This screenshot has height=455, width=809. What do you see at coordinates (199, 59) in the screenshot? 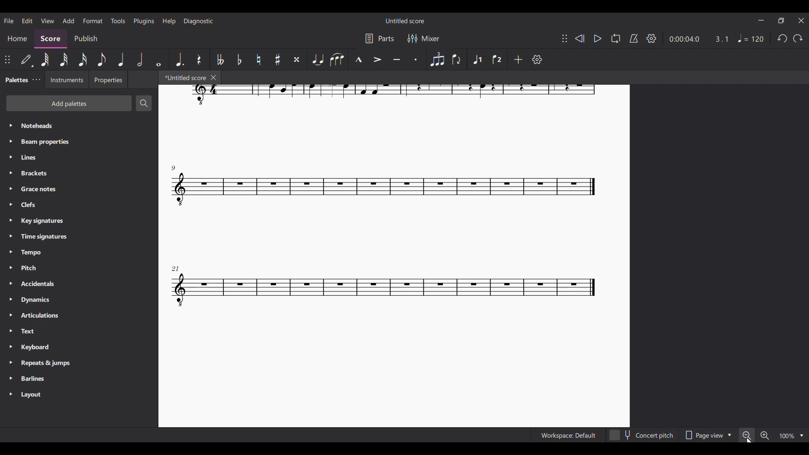
I see `Rest` at bounding box center [199, 59].